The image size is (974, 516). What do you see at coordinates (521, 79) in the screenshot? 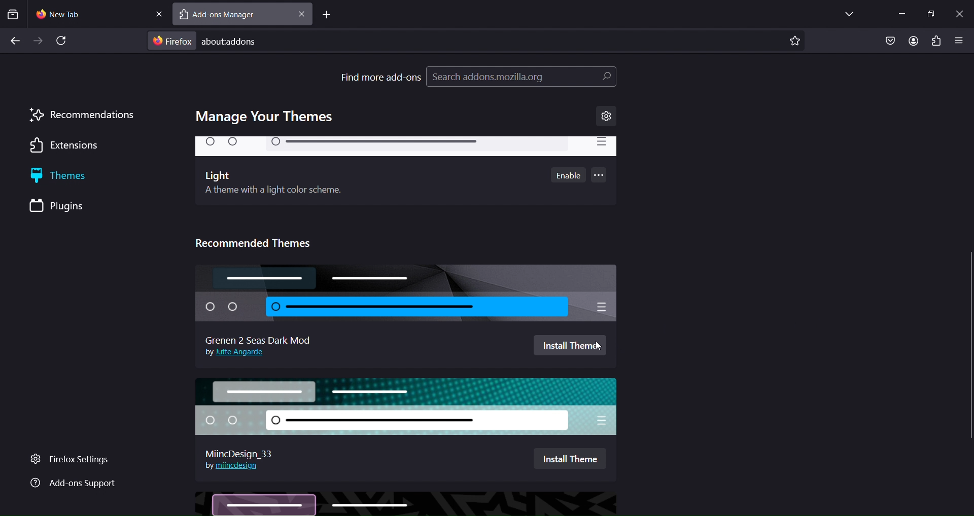
I see `search addons.mozilla.org` at bounding box center [521, 79].